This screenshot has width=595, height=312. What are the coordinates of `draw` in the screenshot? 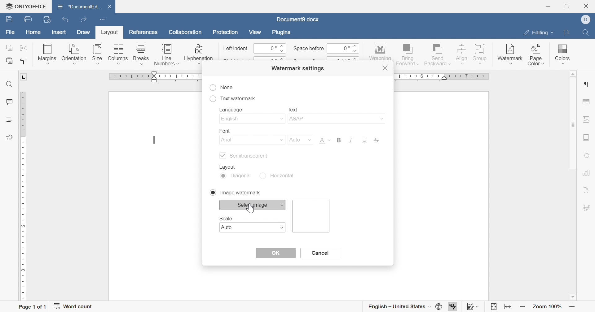 It's located at (84, 32).